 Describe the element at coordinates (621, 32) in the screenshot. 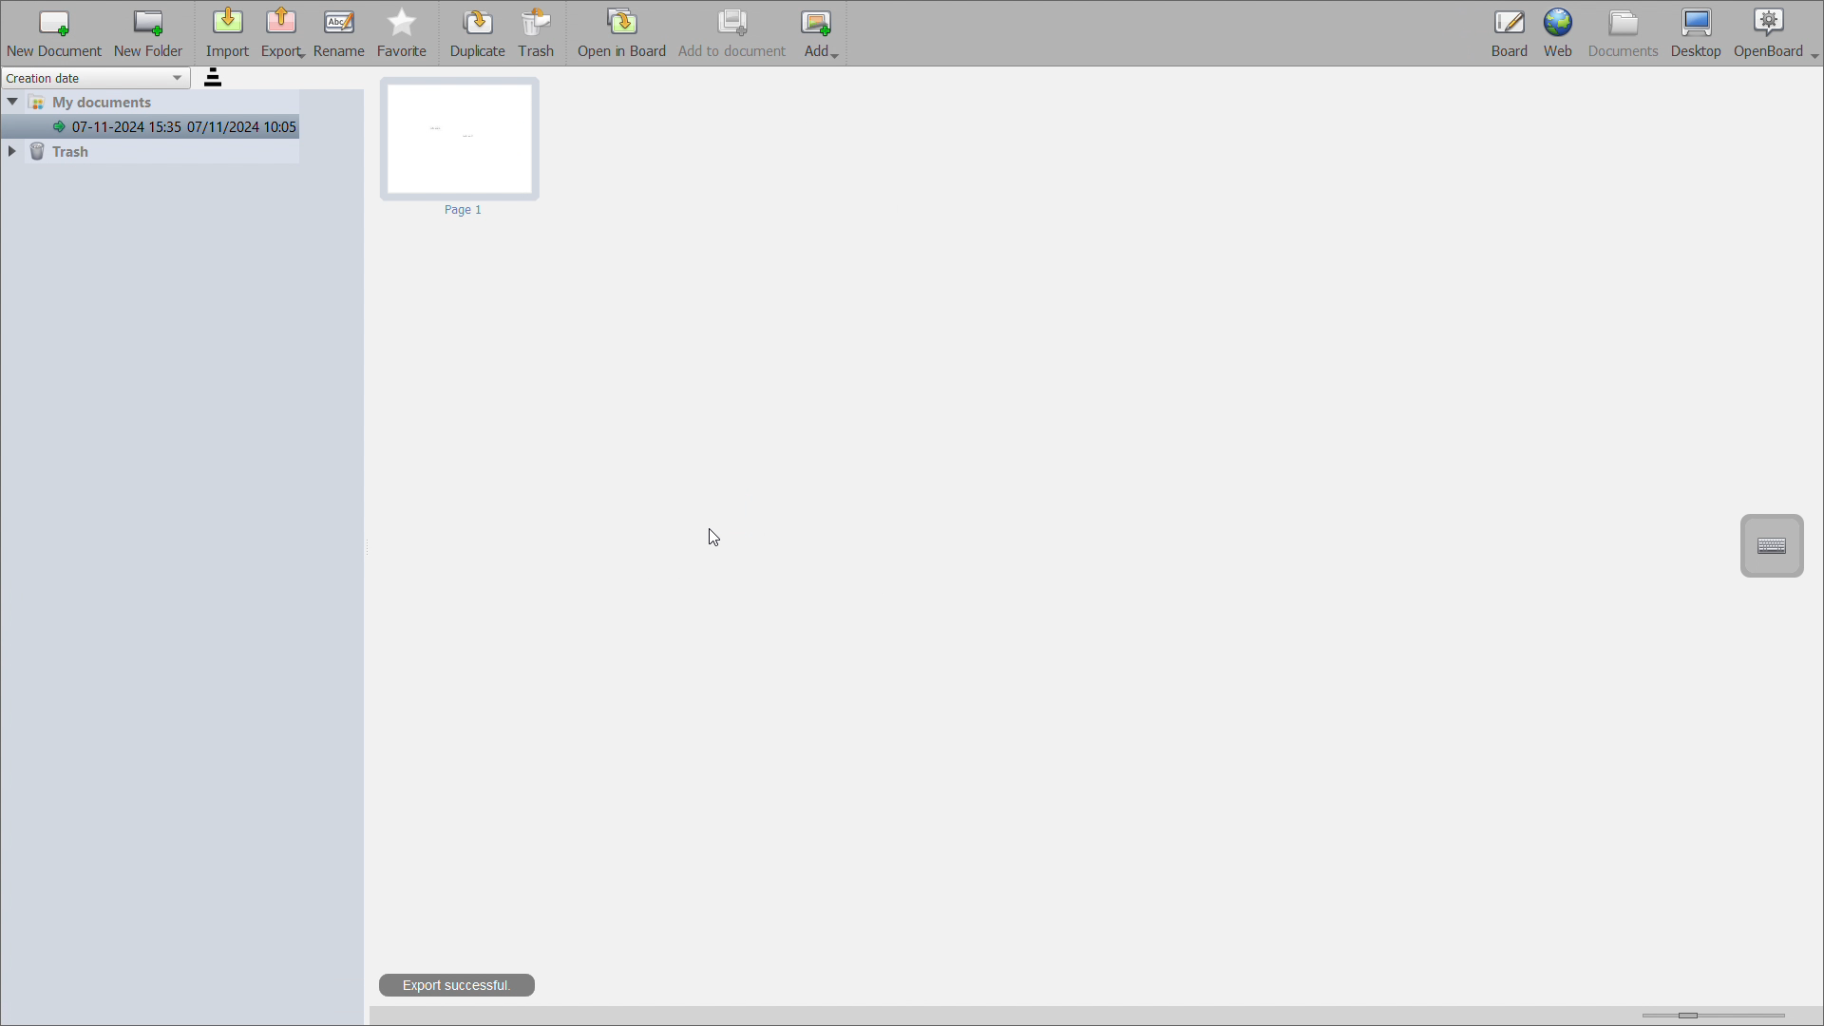

I see `open in board` at that location.